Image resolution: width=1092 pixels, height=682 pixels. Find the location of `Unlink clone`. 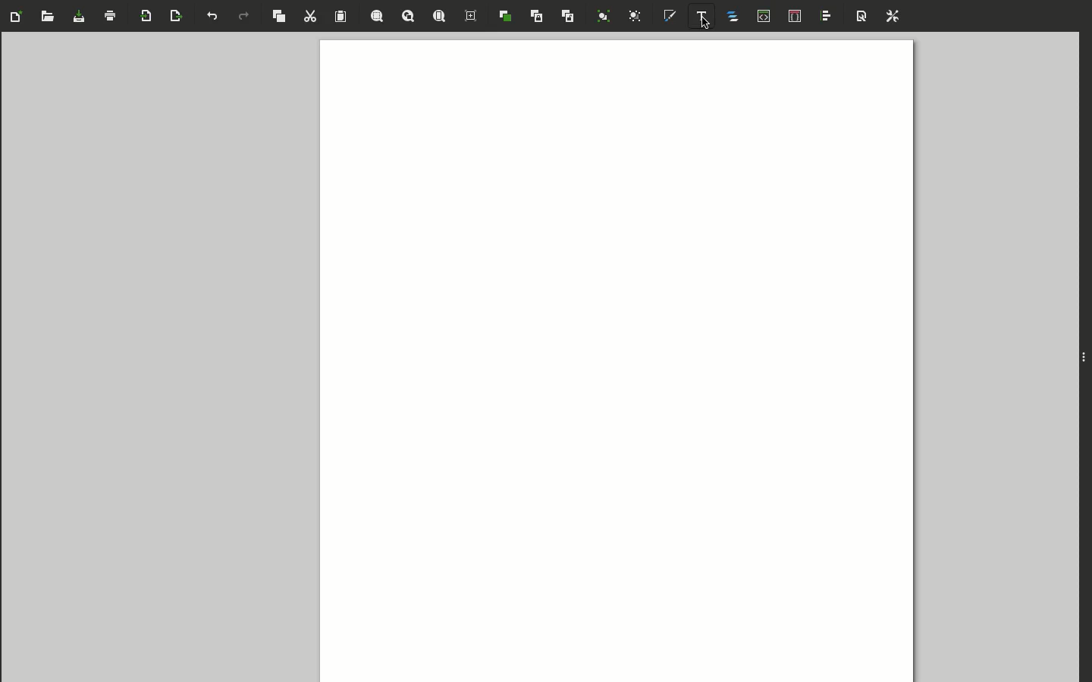

Unlink clone is located at coordinates (568, 20).